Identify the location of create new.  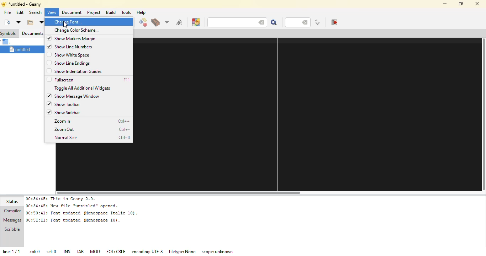
(7, 22).